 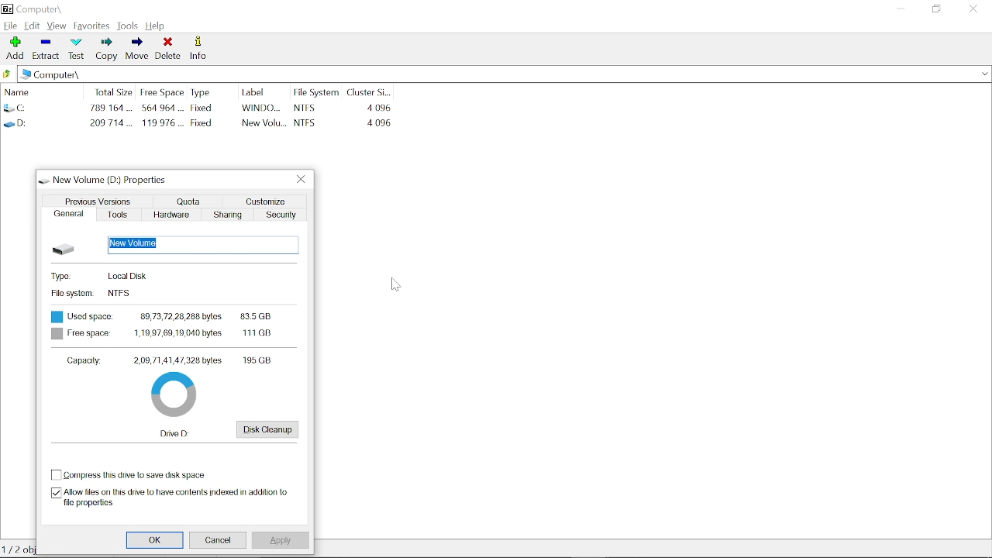 I want to click on label, so click(x=256, y=91).